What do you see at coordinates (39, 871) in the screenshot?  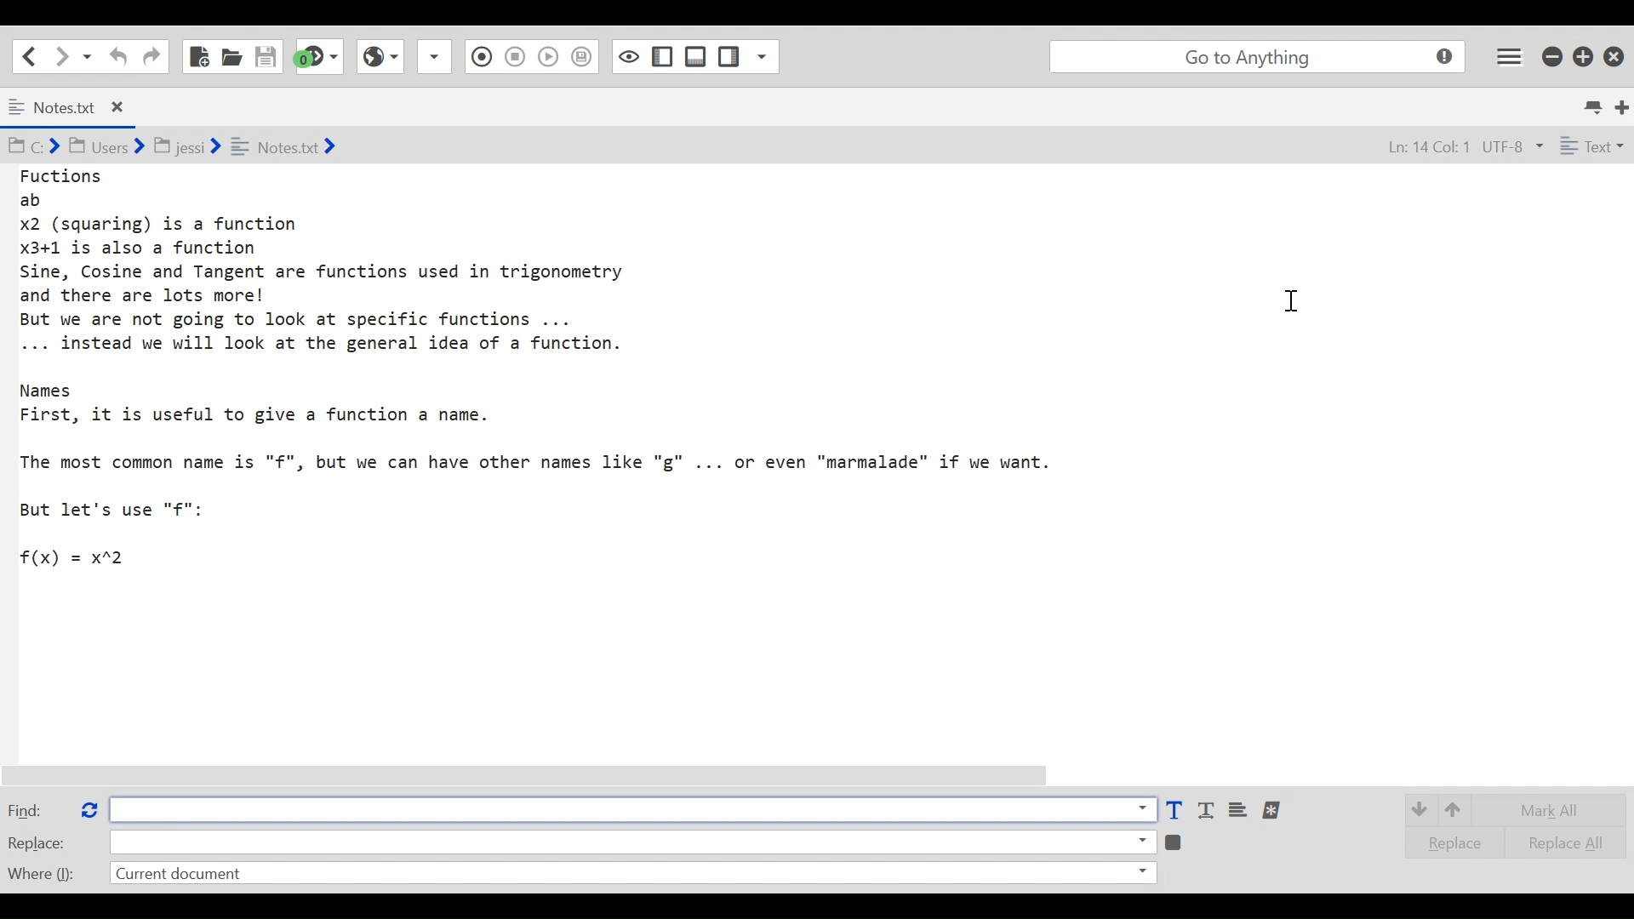 I see `Where` at bounding box center [39, 871].